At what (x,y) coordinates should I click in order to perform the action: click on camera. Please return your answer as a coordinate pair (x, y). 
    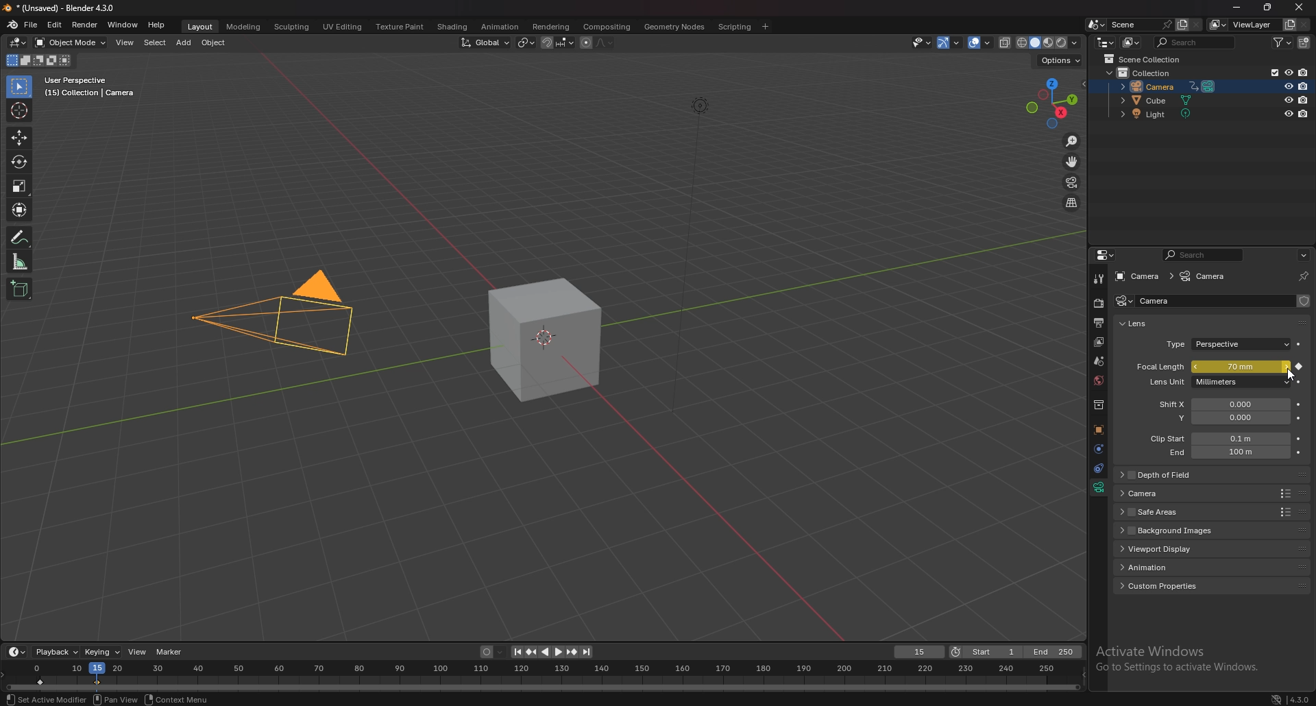
    Looking at the image, I should click on (1175, 493).